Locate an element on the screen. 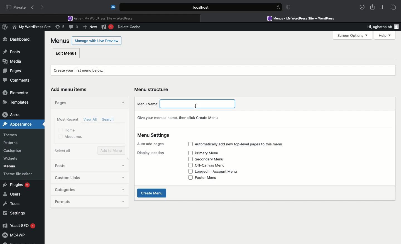  Private is located at coordinates (16, 7).